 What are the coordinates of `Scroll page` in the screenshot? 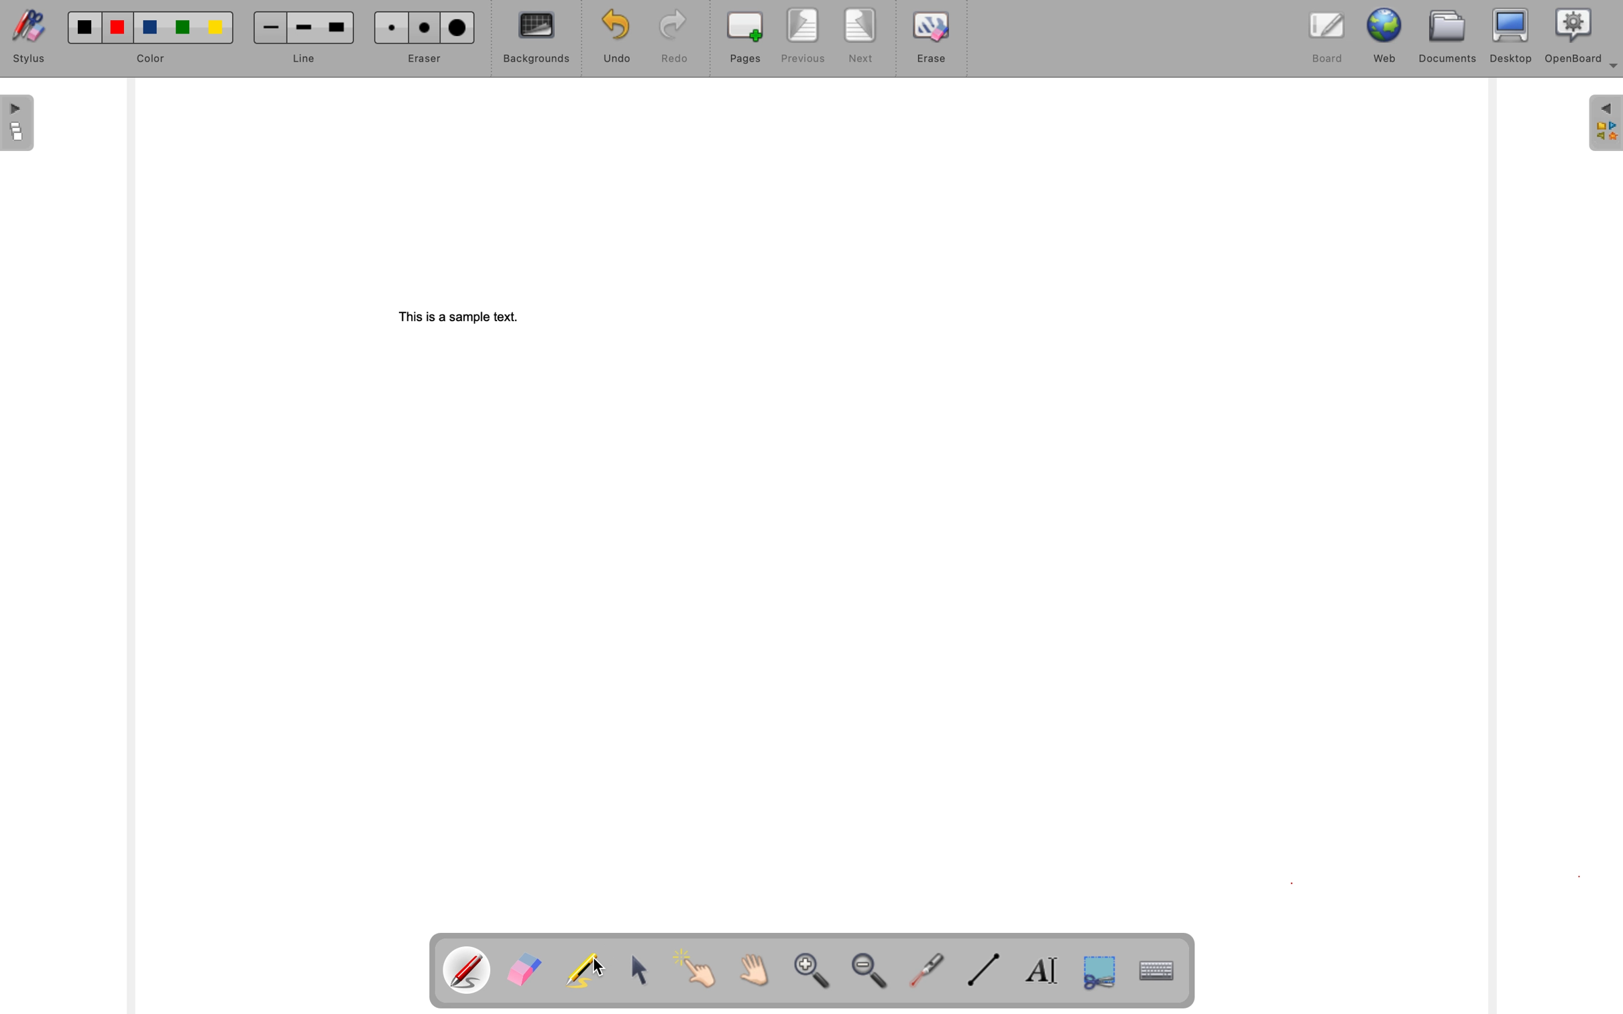 It's located at (757, 966).